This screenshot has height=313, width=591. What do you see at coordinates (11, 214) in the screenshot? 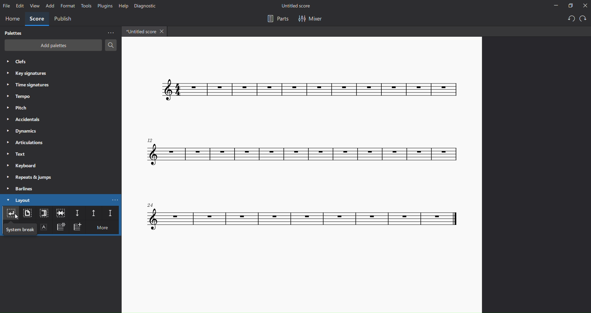
I see `system break layout` at bounding box center [11, 214].